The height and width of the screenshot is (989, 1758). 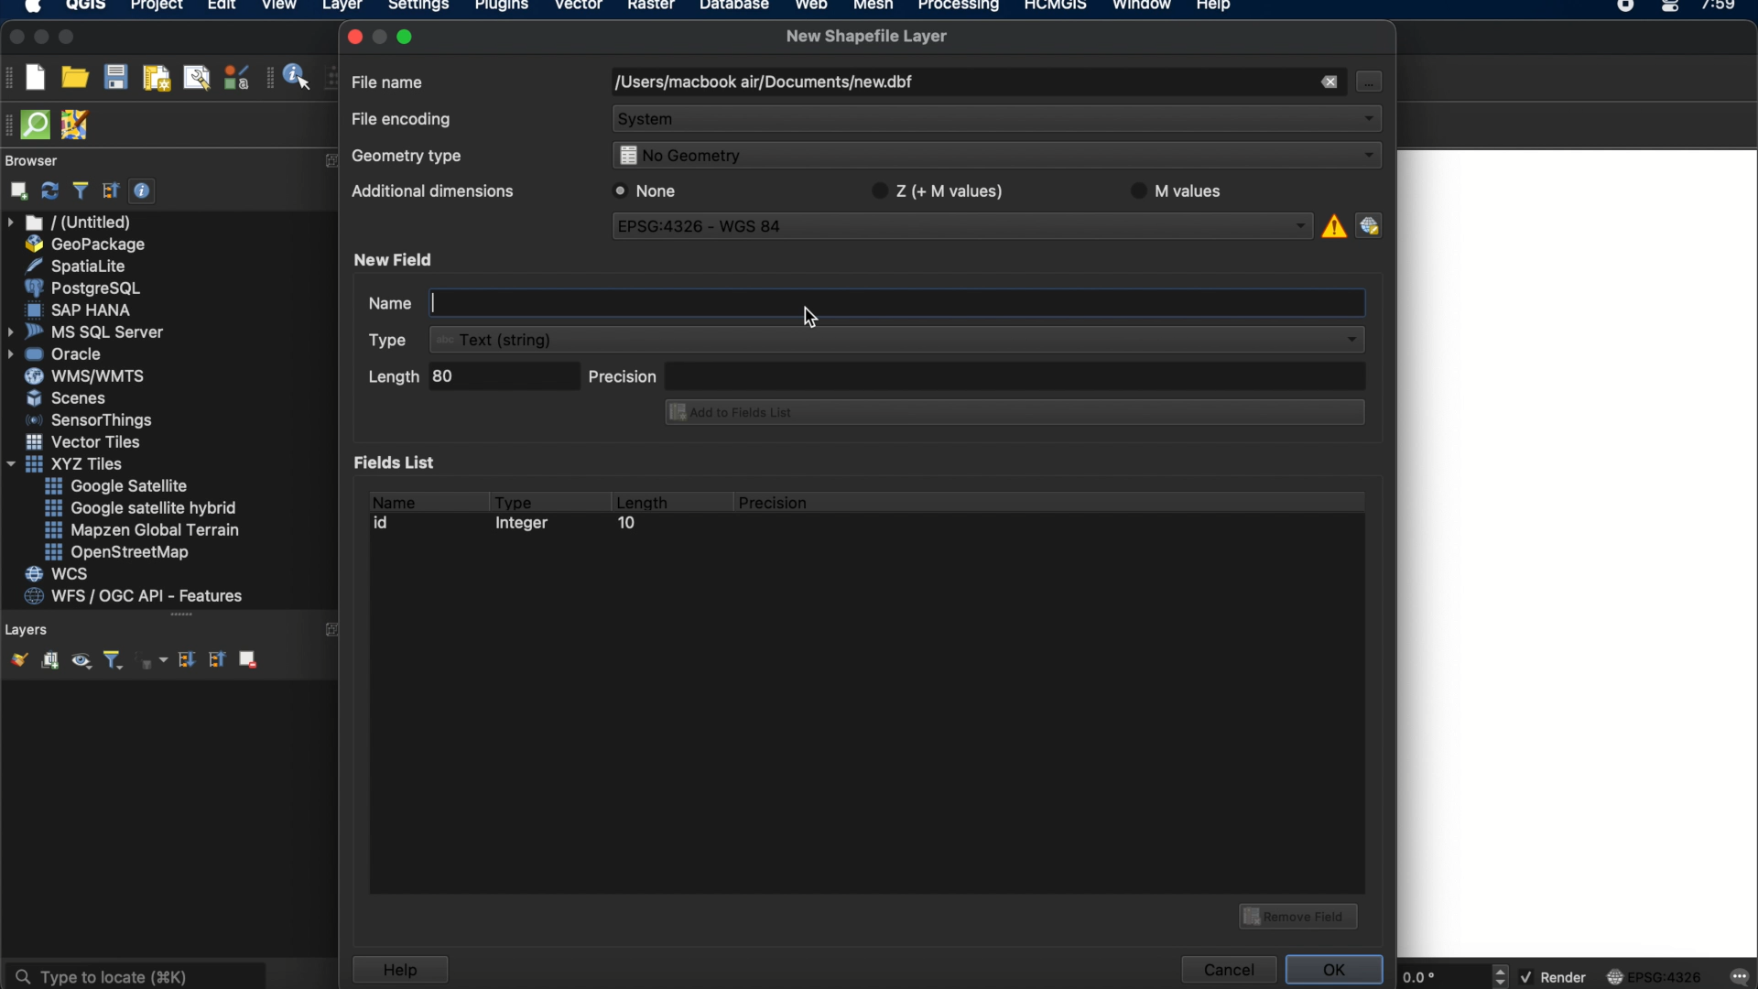 What do you see at coordinates (470, 379) in the screenshot?
I see `length 80` at bounding box center [470, 379].